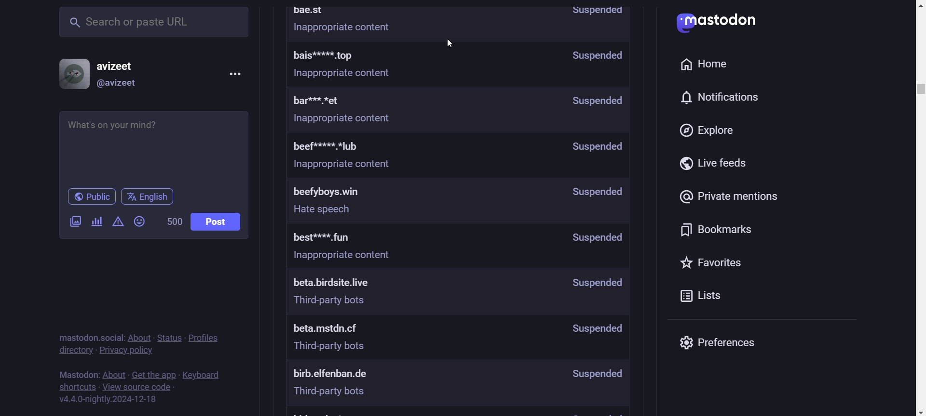 This screenshot has width=926, height=416. What do you see at coordinates (75, 351) in the screenshot?
I see `directory` at bounding box center [75, 351].